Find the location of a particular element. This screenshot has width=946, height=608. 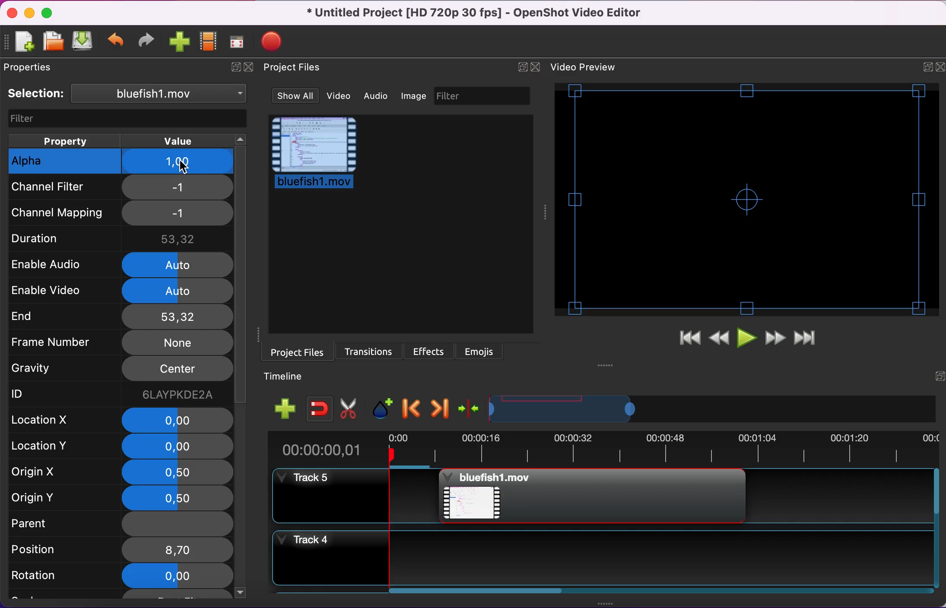

emojis is located at coordinates (481, 350).